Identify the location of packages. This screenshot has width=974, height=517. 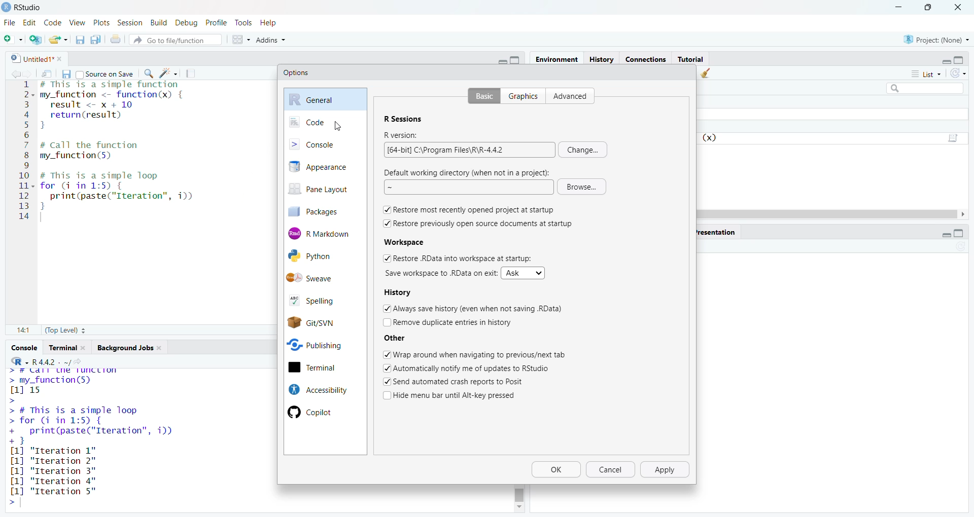
(321, 211).